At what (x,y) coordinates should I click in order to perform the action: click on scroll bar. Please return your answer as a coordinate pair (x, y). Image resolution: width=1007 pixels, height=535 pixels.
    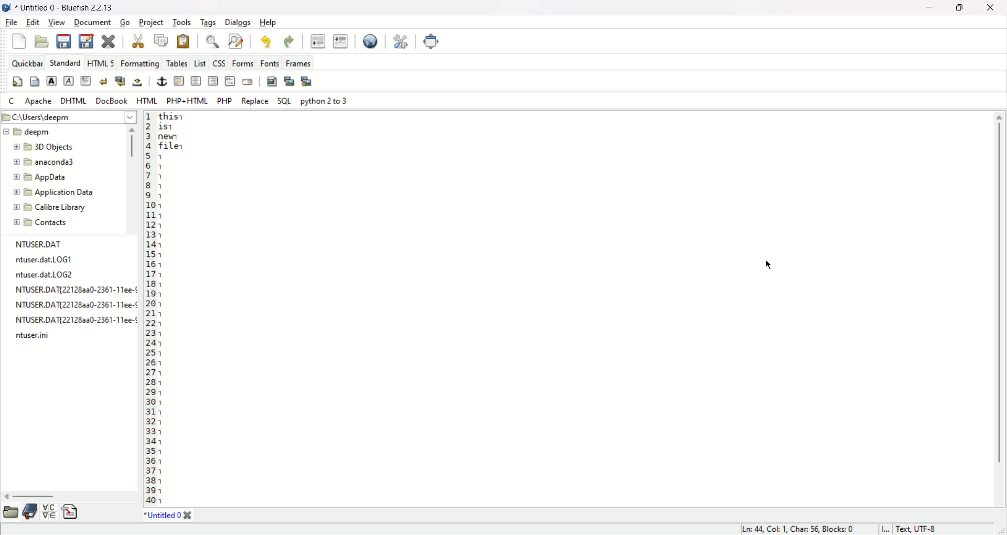
    Looking at the image, I should click on (1000, 290).